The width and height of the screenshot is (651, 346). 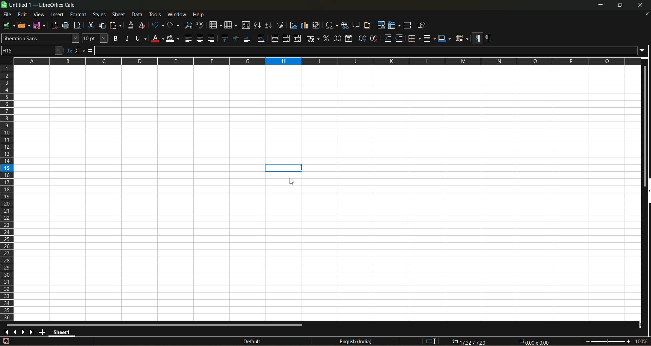 I want to click on clear direct formatting, so click(x=143, y=25).